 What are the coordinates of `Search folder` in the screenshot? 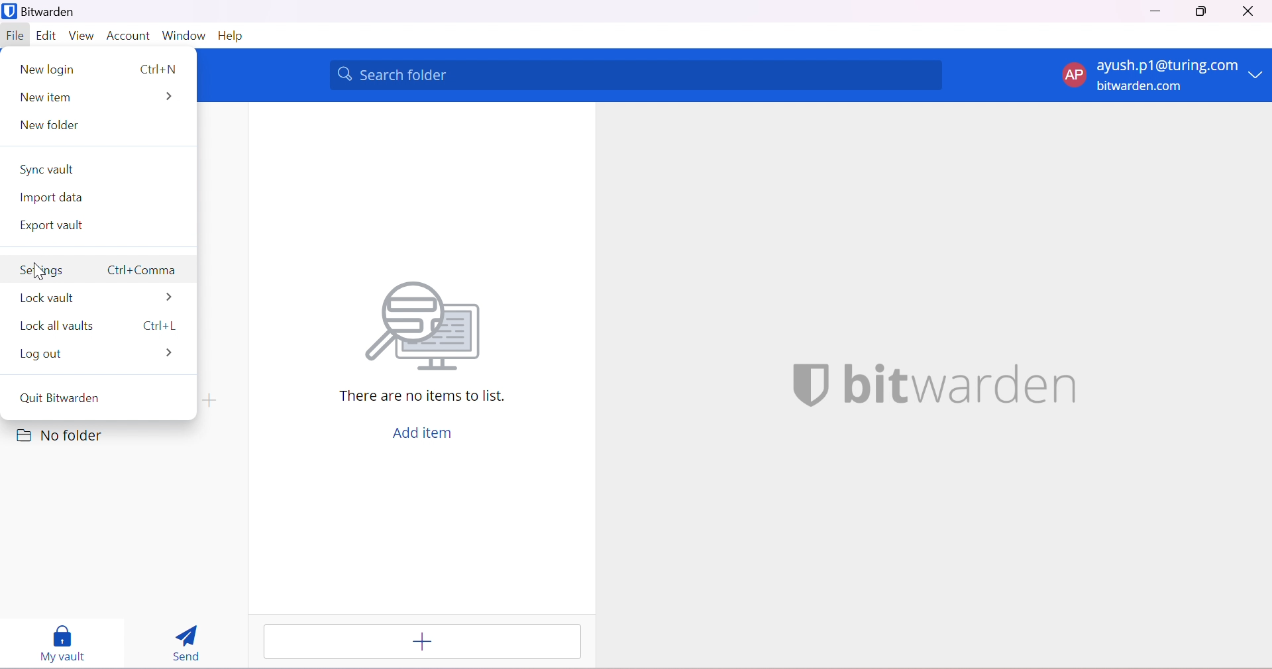 It's located at (637, 75).